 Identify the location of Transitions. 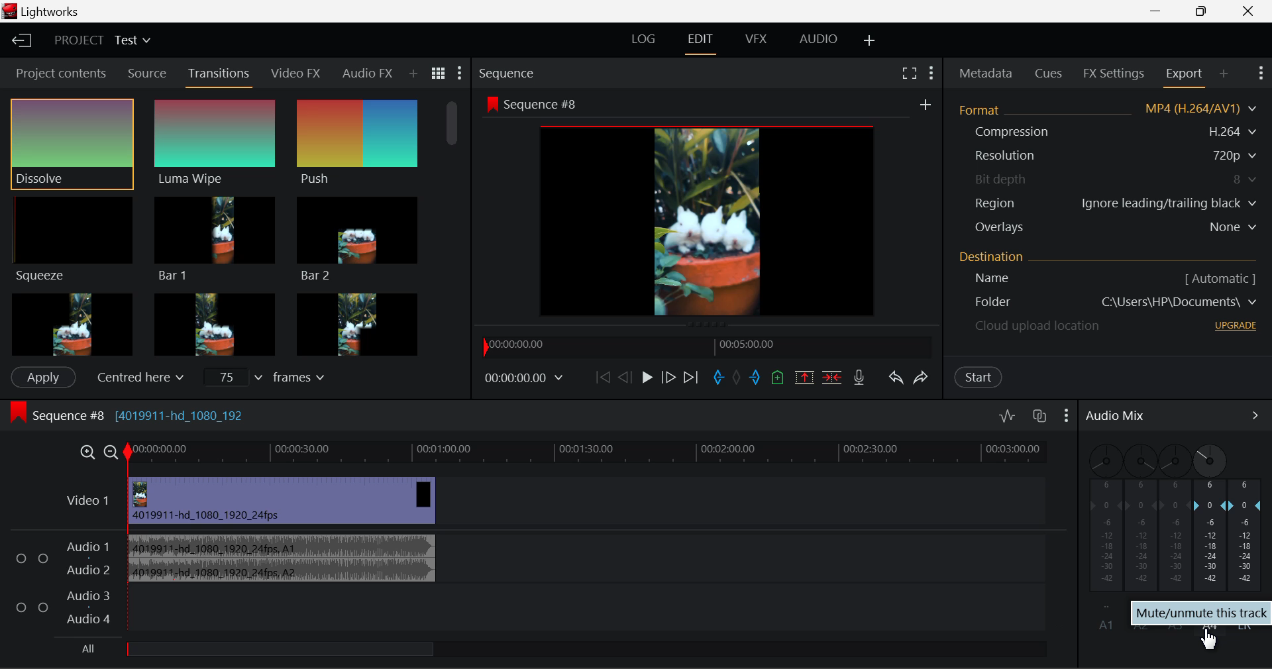
(217, 76).